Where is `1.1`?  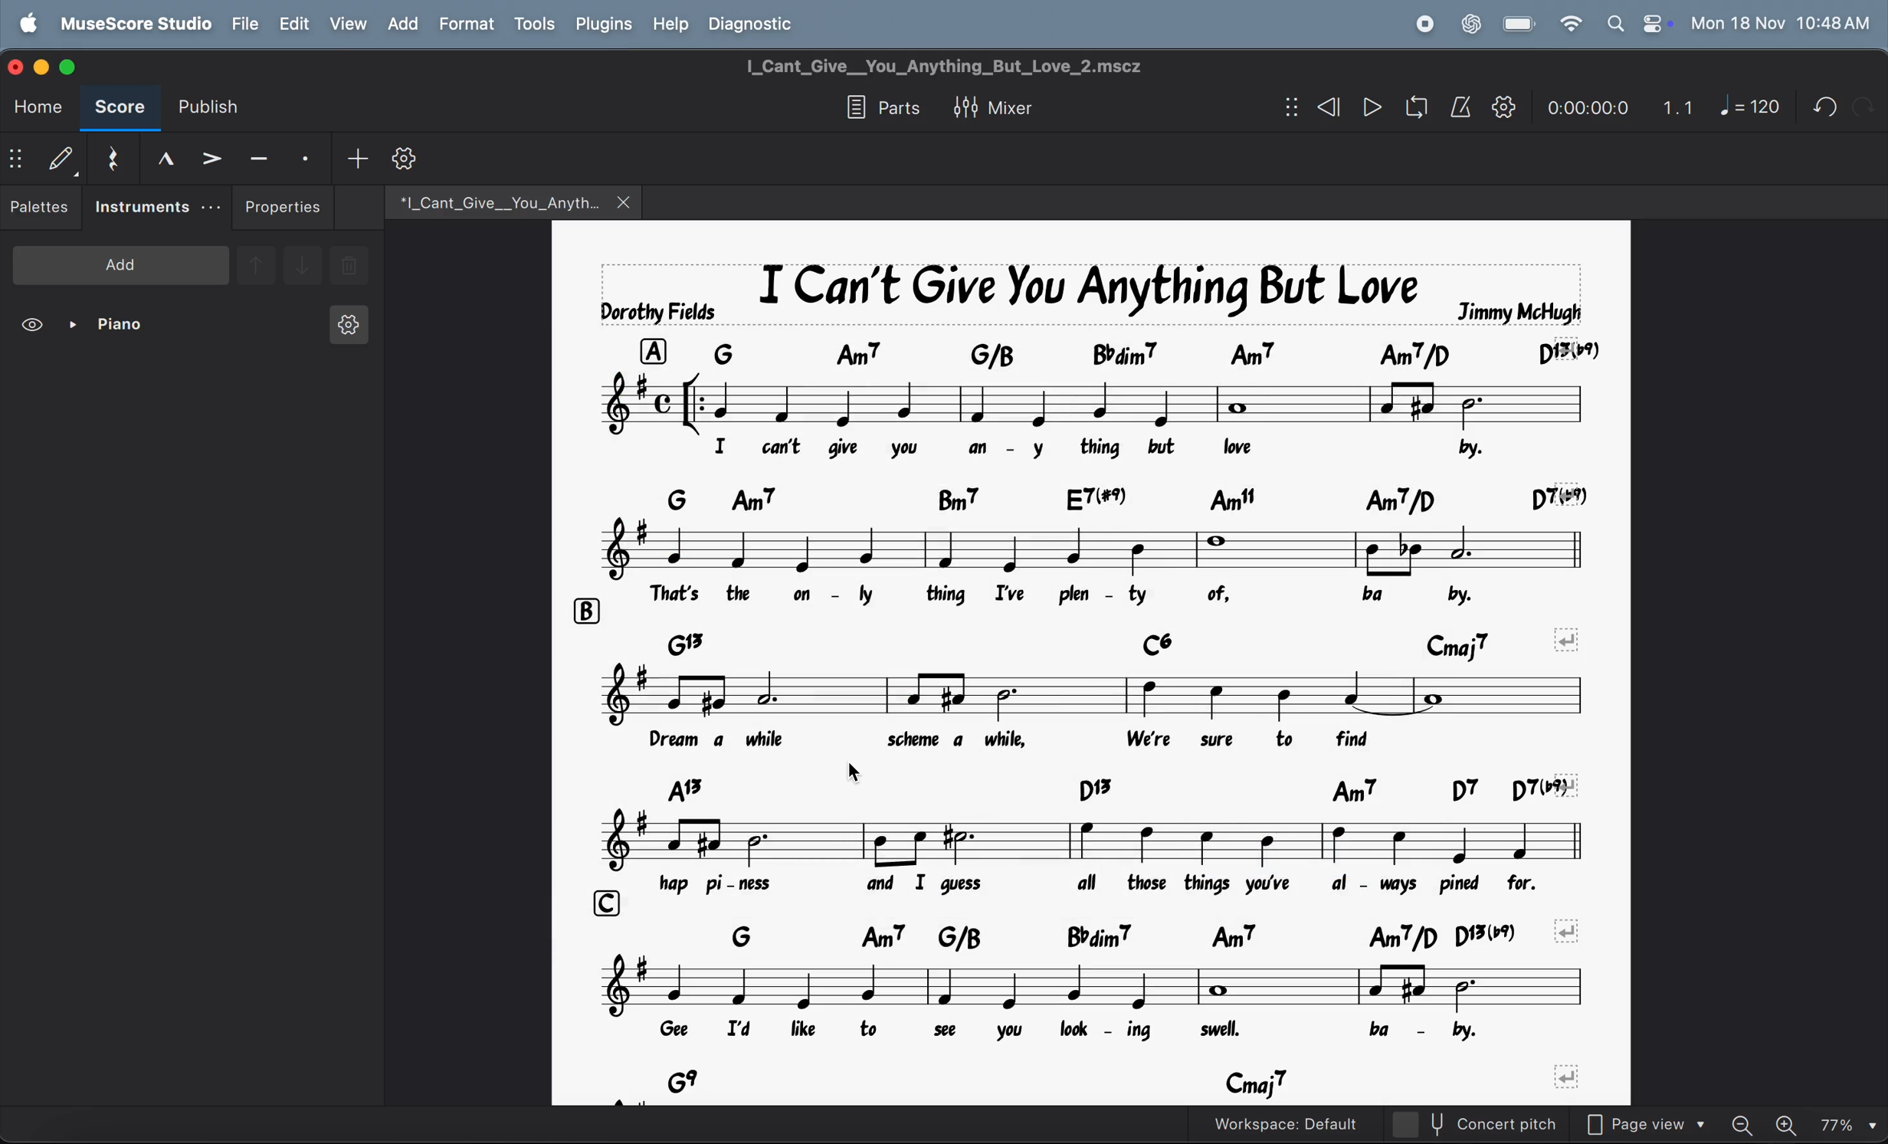
1.1 is located at coordinates (1678, 103).